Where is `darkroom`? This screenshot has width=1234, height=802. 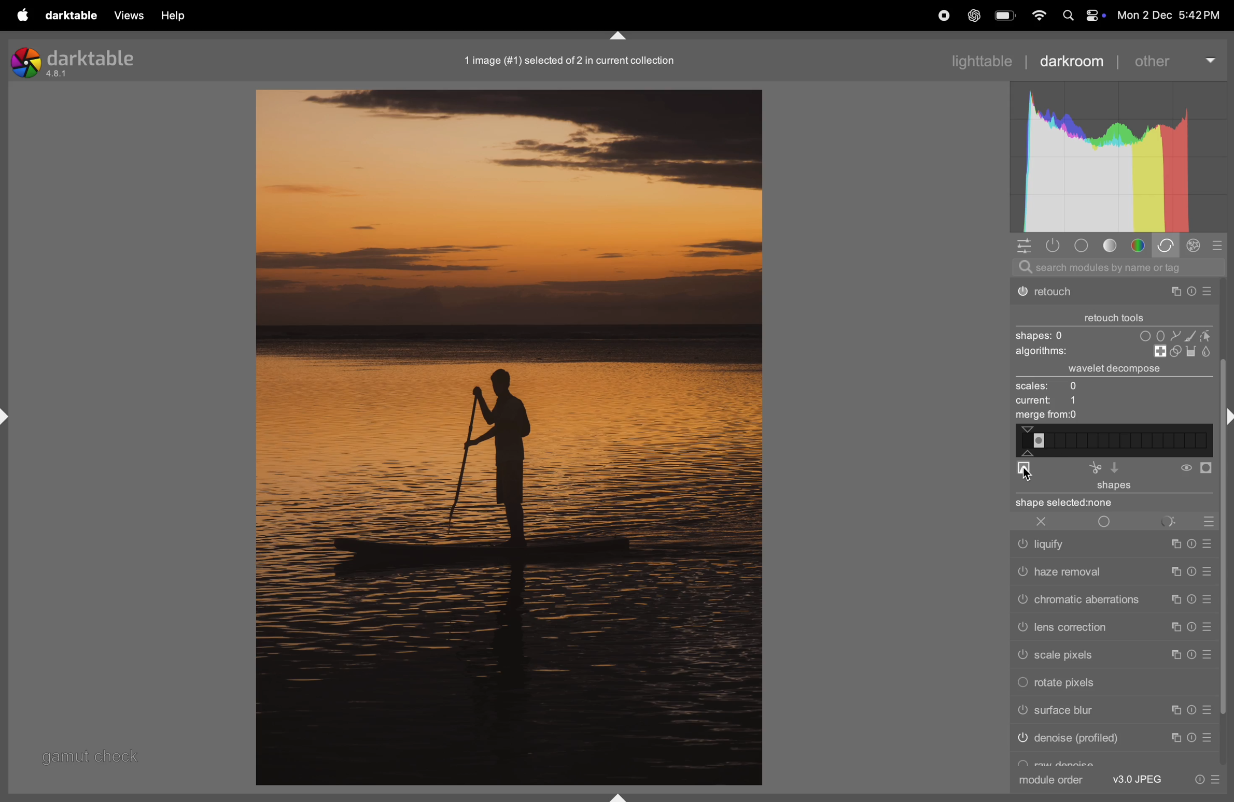
darkroom is located at coordinates (1072, 61).